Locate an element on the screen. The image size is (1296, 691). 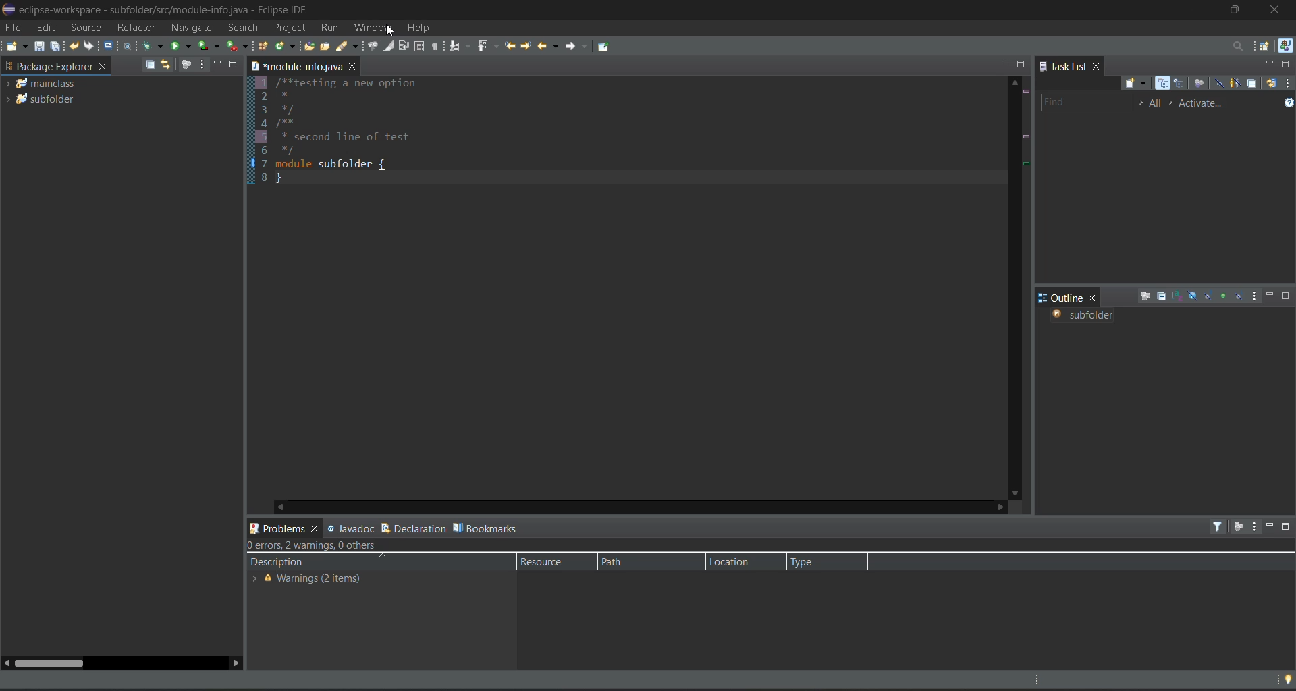
scheduled is located at coordinates (1181, 84).